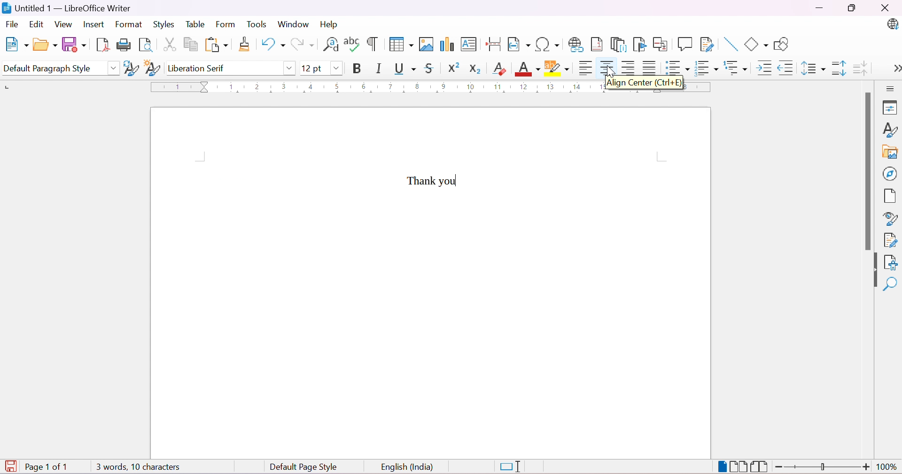  What do you see at coordinates (45, 46) in the screenshot?
I see `Open` at bounding box center [45, 46].